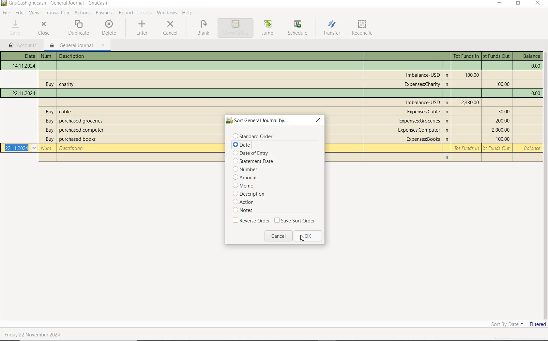 The width and height of the screenshot is (548, 341). I want to click on , so click(448, 103).